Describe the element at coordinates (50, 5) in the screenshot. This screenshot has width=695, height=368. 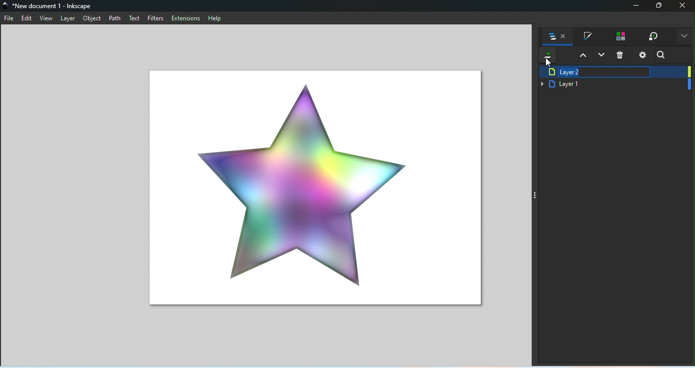
I see `File name` at that location.